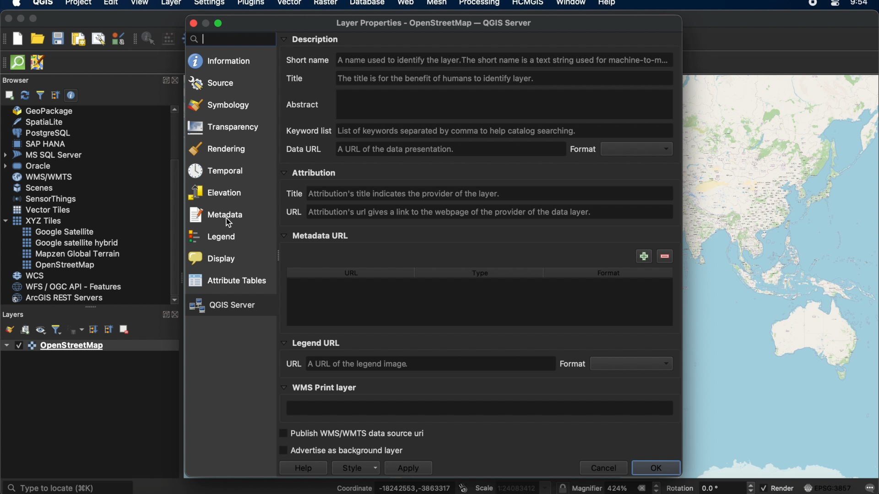 This screenshot has width=879, height=494. Describe the element at coordinates (98, 38) in the screenshot. I see `show layout` at that location.